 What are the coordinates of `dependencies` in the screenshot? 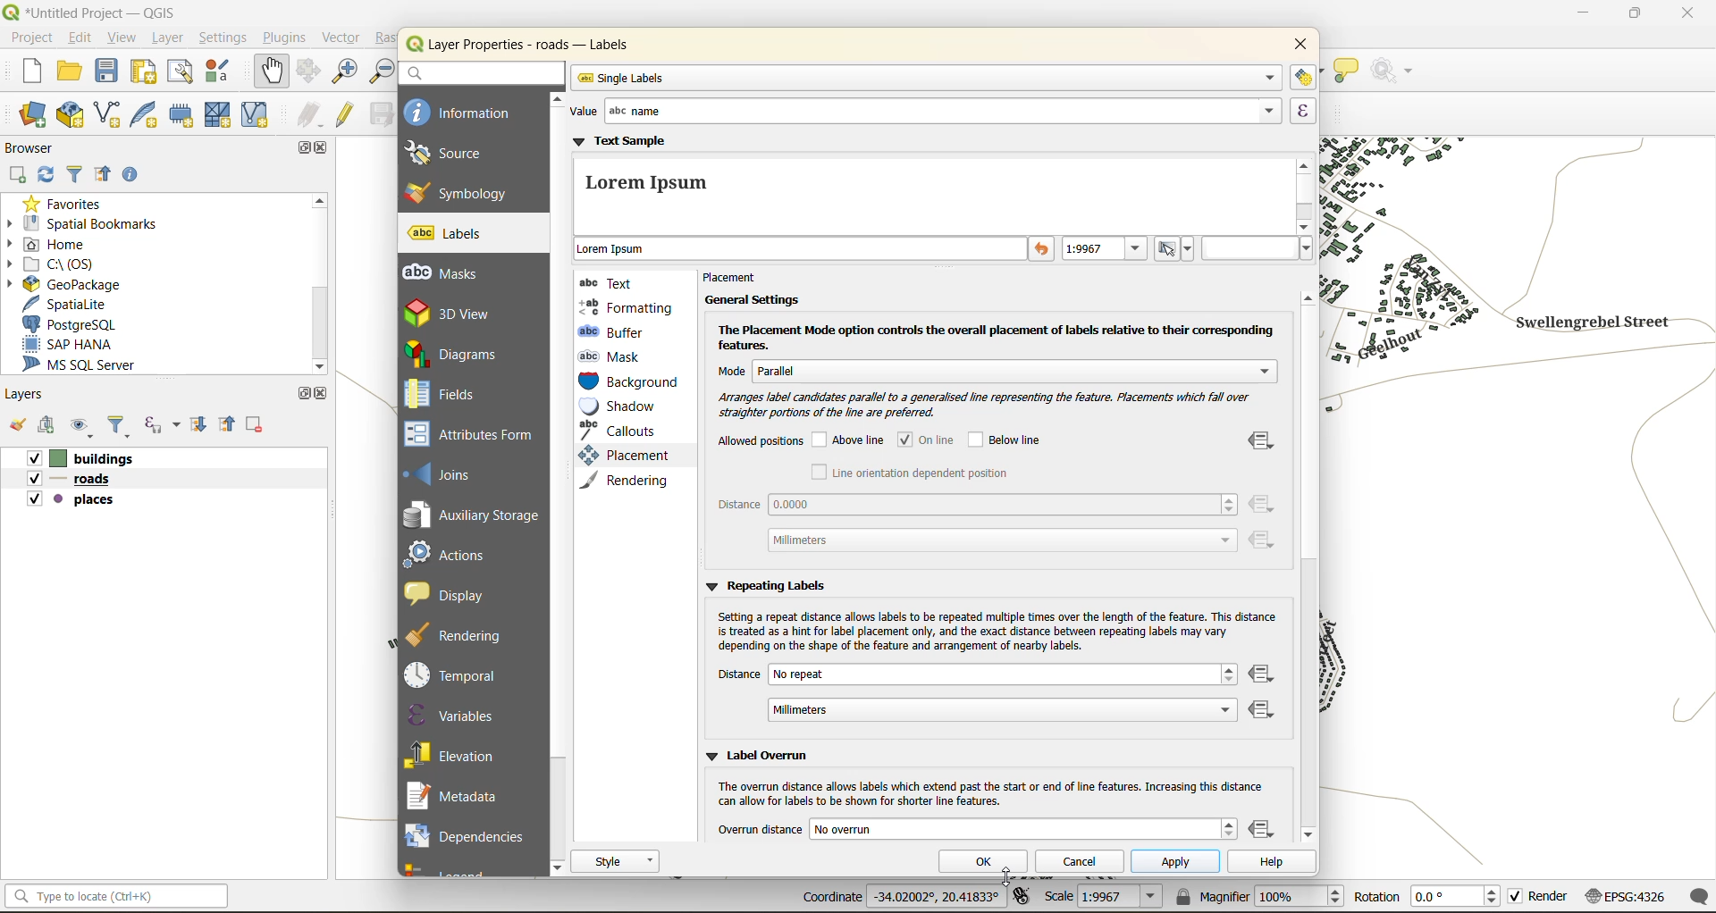 It's located at (466, 833).